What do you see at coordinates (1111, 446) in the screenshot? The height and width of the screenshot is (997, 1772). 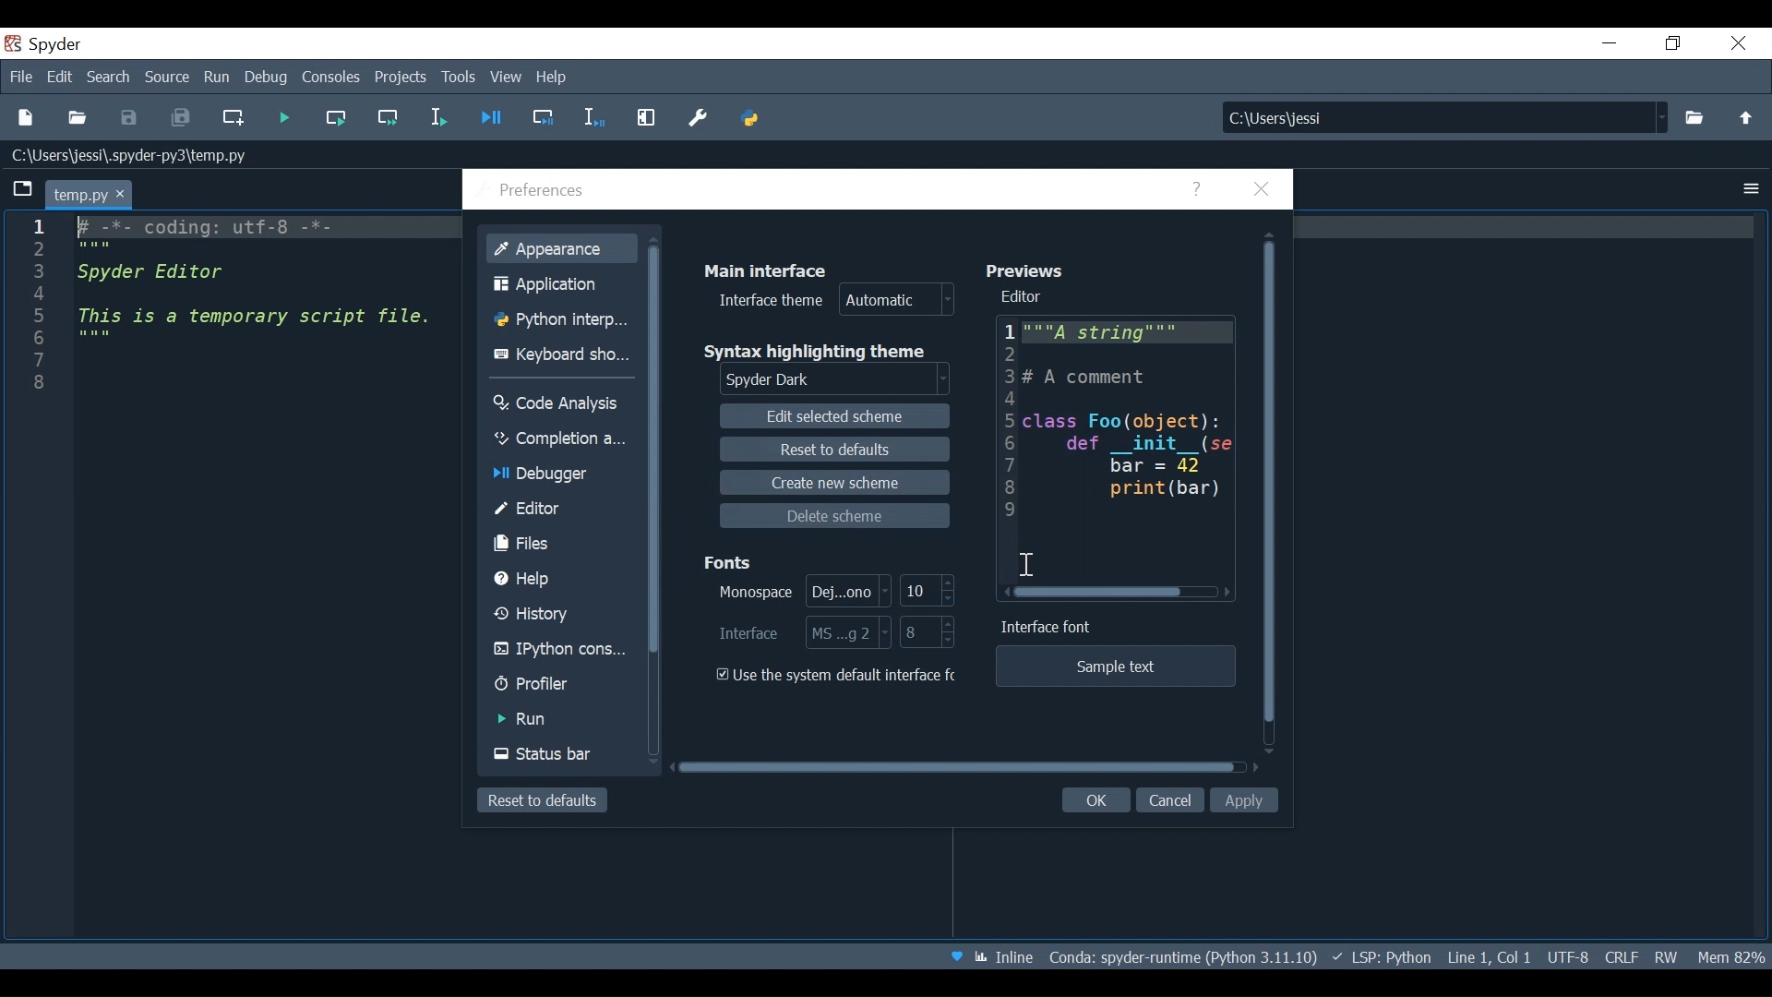 I see `Editor Preview` at bounding box center [1111, 446].